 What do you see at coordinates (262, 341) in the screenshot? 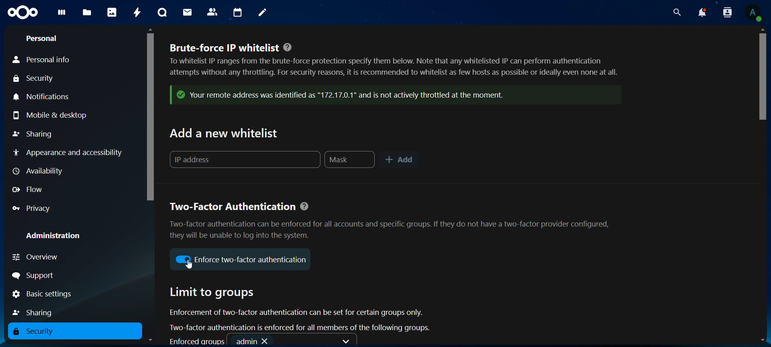
I see `enforced groups` at bounding box center [262, 341].